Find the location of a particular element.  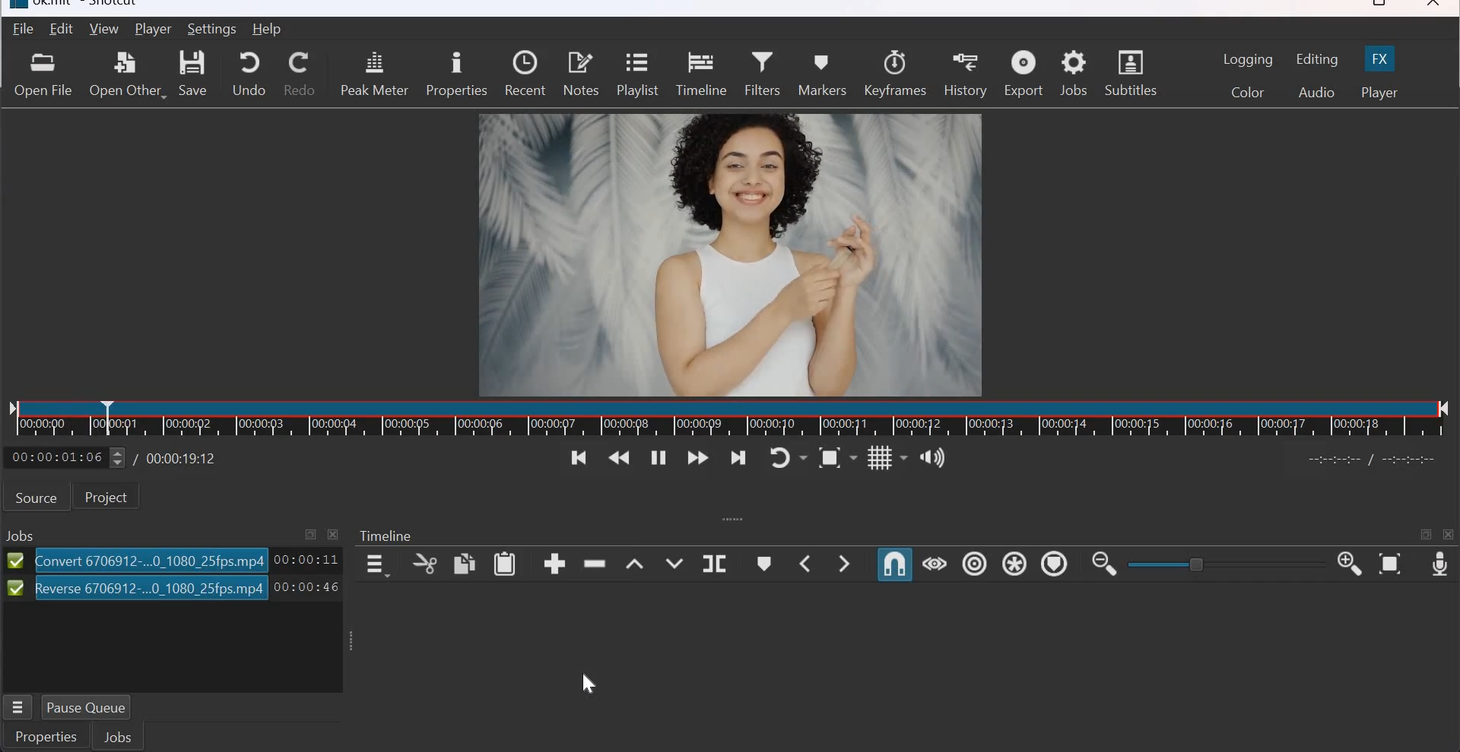

Create/edit marker is located at coordinates (766, 563).